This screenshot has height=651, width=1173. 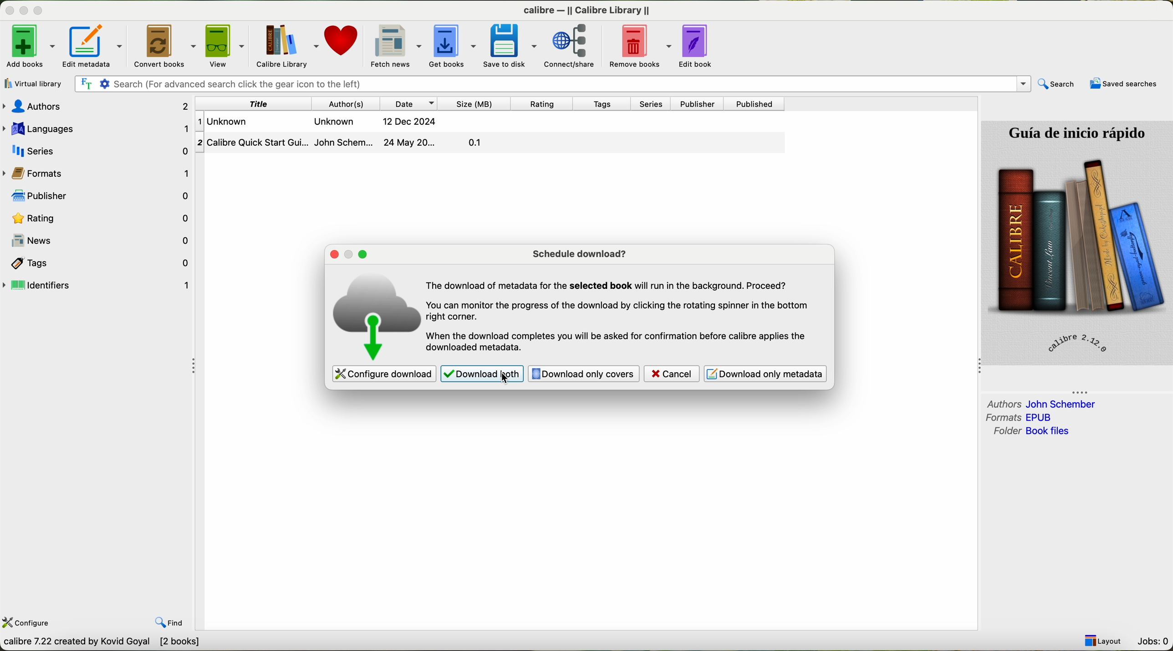 What do you see at coordinates (600, 105) in the screenshot?
I see `tags` at bounding box center [600, 105].